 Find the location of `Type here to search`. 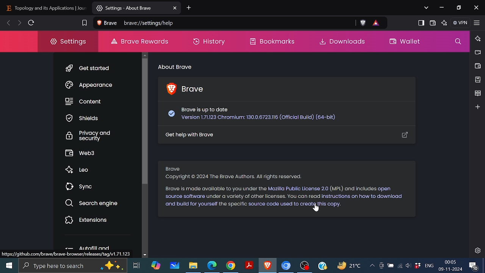

Type here to search is located at coordinates (74, 265).